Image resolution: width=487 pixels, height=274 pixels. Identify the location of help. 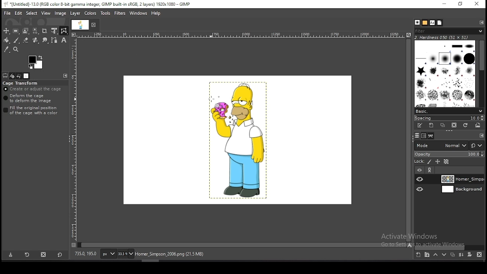
(156, 13).